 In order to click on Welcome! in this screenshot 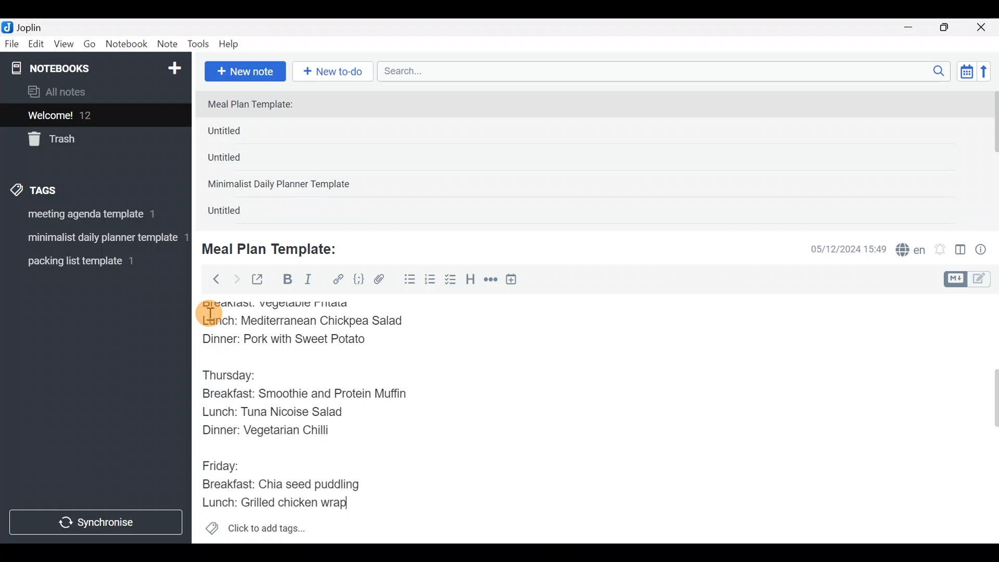, I will do `click(94, 116)`.